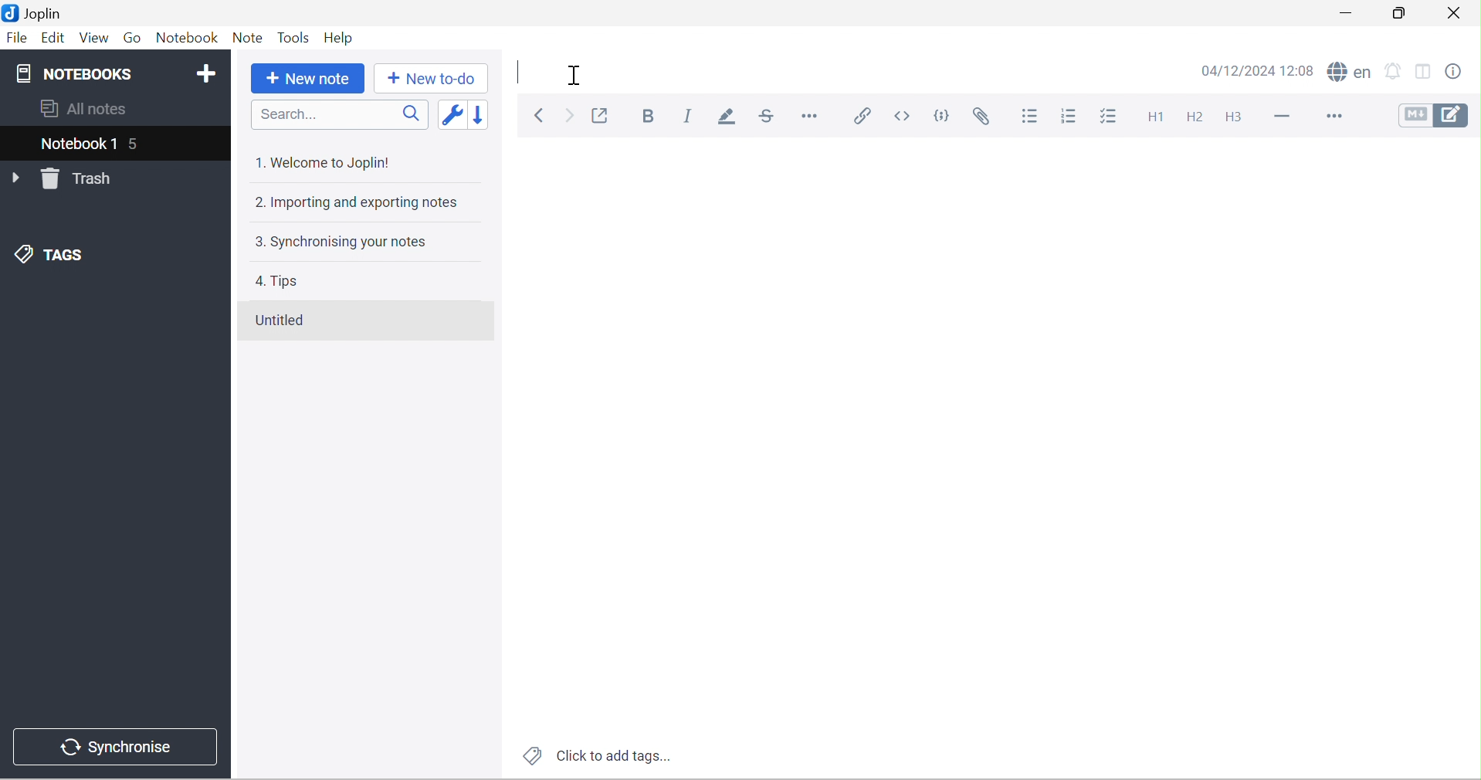  I want to click on 2. Importing and exporting notes, so click(359, 201).